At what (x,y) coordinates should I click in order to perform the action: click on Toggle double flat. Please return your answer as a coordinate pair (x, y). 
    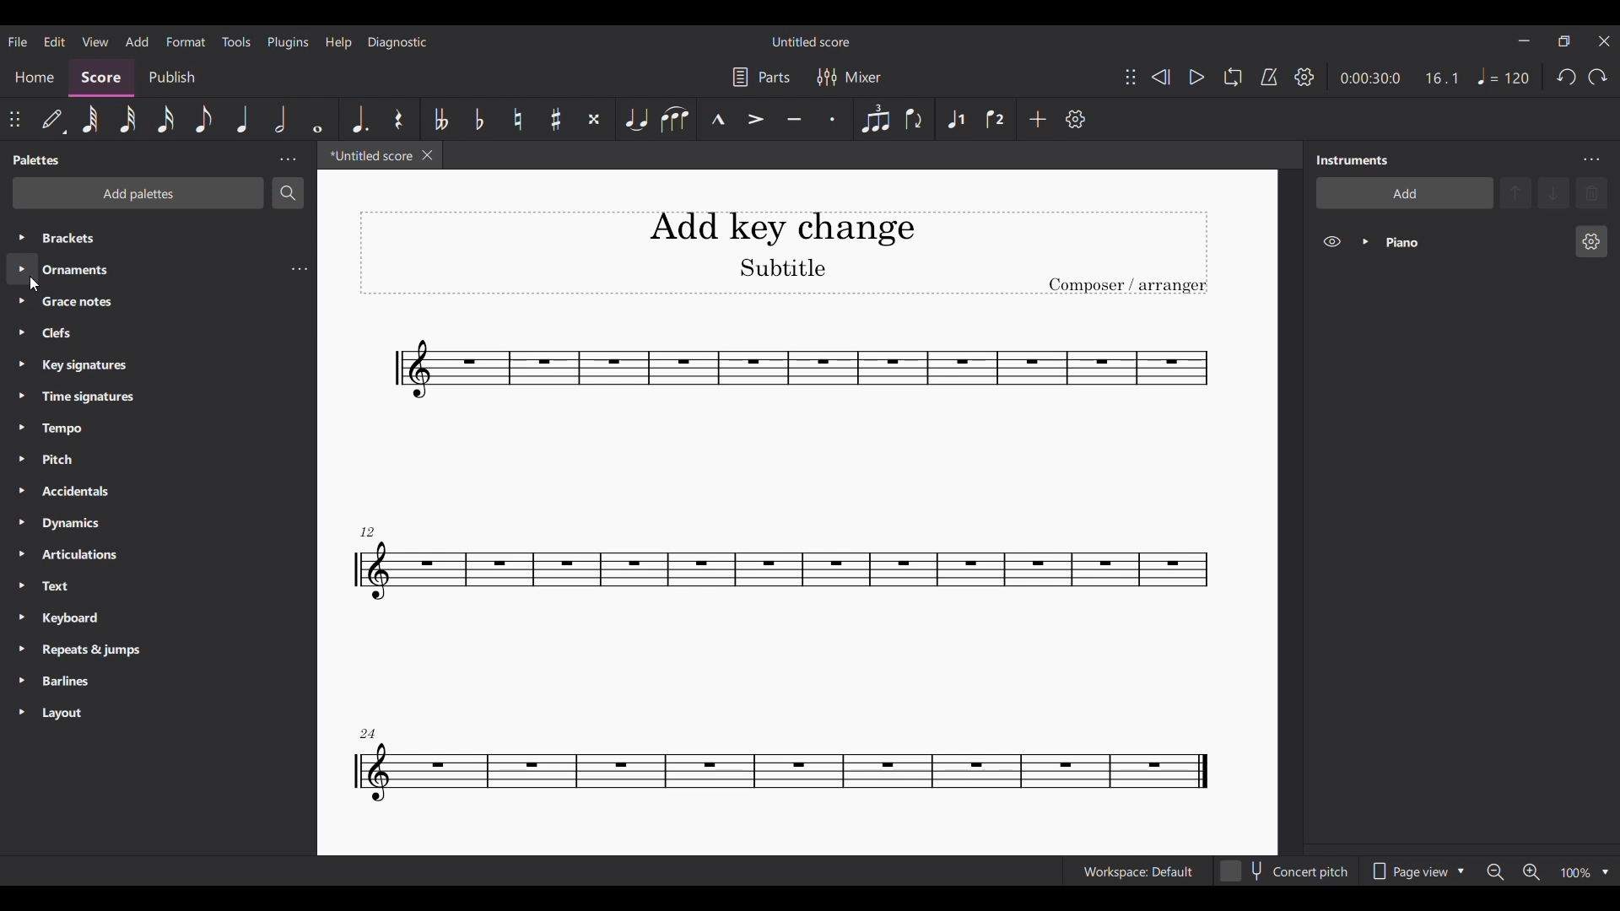
    Looking at the image, I should click on (440, 119).